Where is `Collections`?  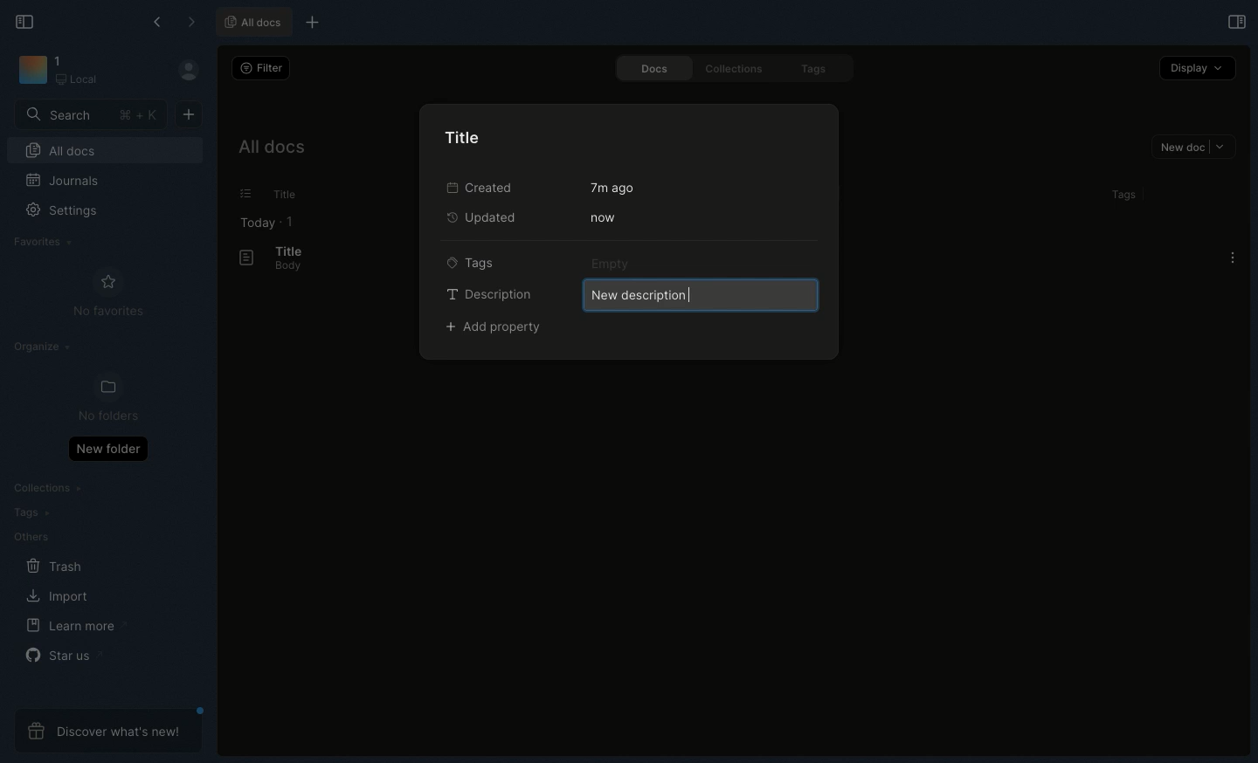
Collections is located at coordinates (50, 490).